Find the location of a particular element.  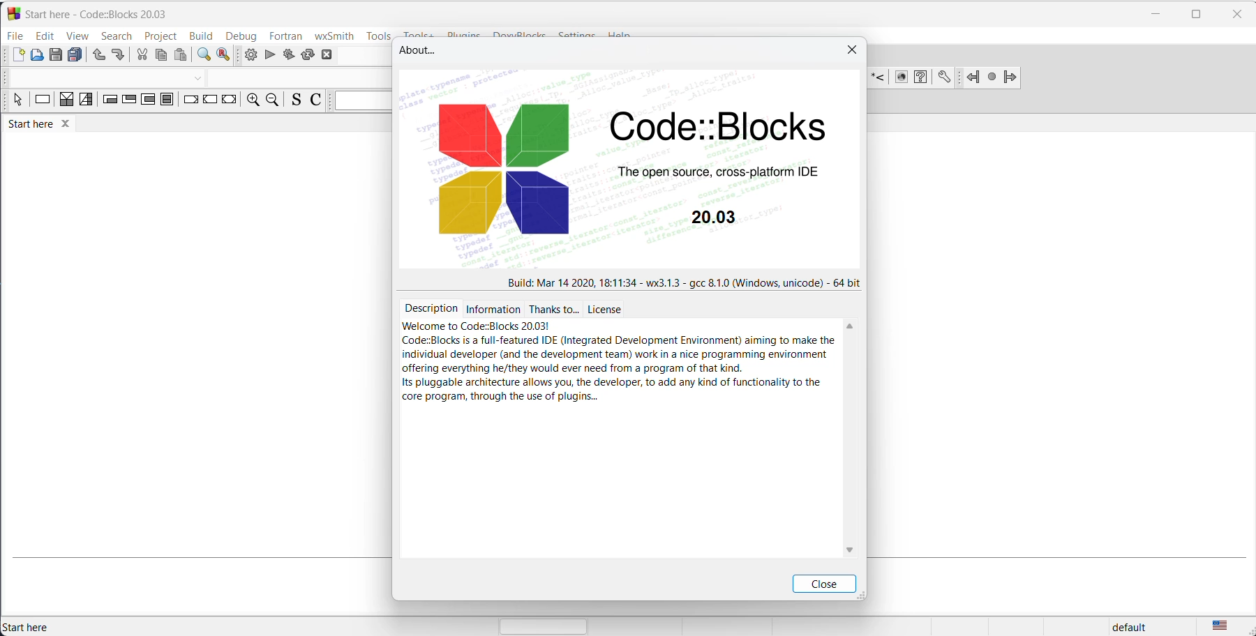

break instruction is located at coordinates (189, 102).